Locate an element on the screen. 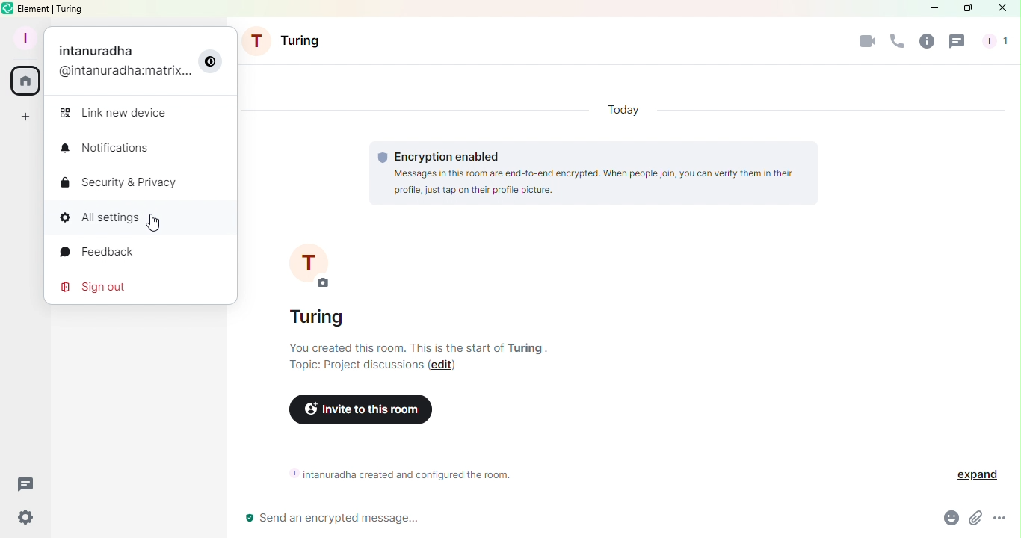 The image size is (1021, 538). All settings is located at coordinates (129, 216).